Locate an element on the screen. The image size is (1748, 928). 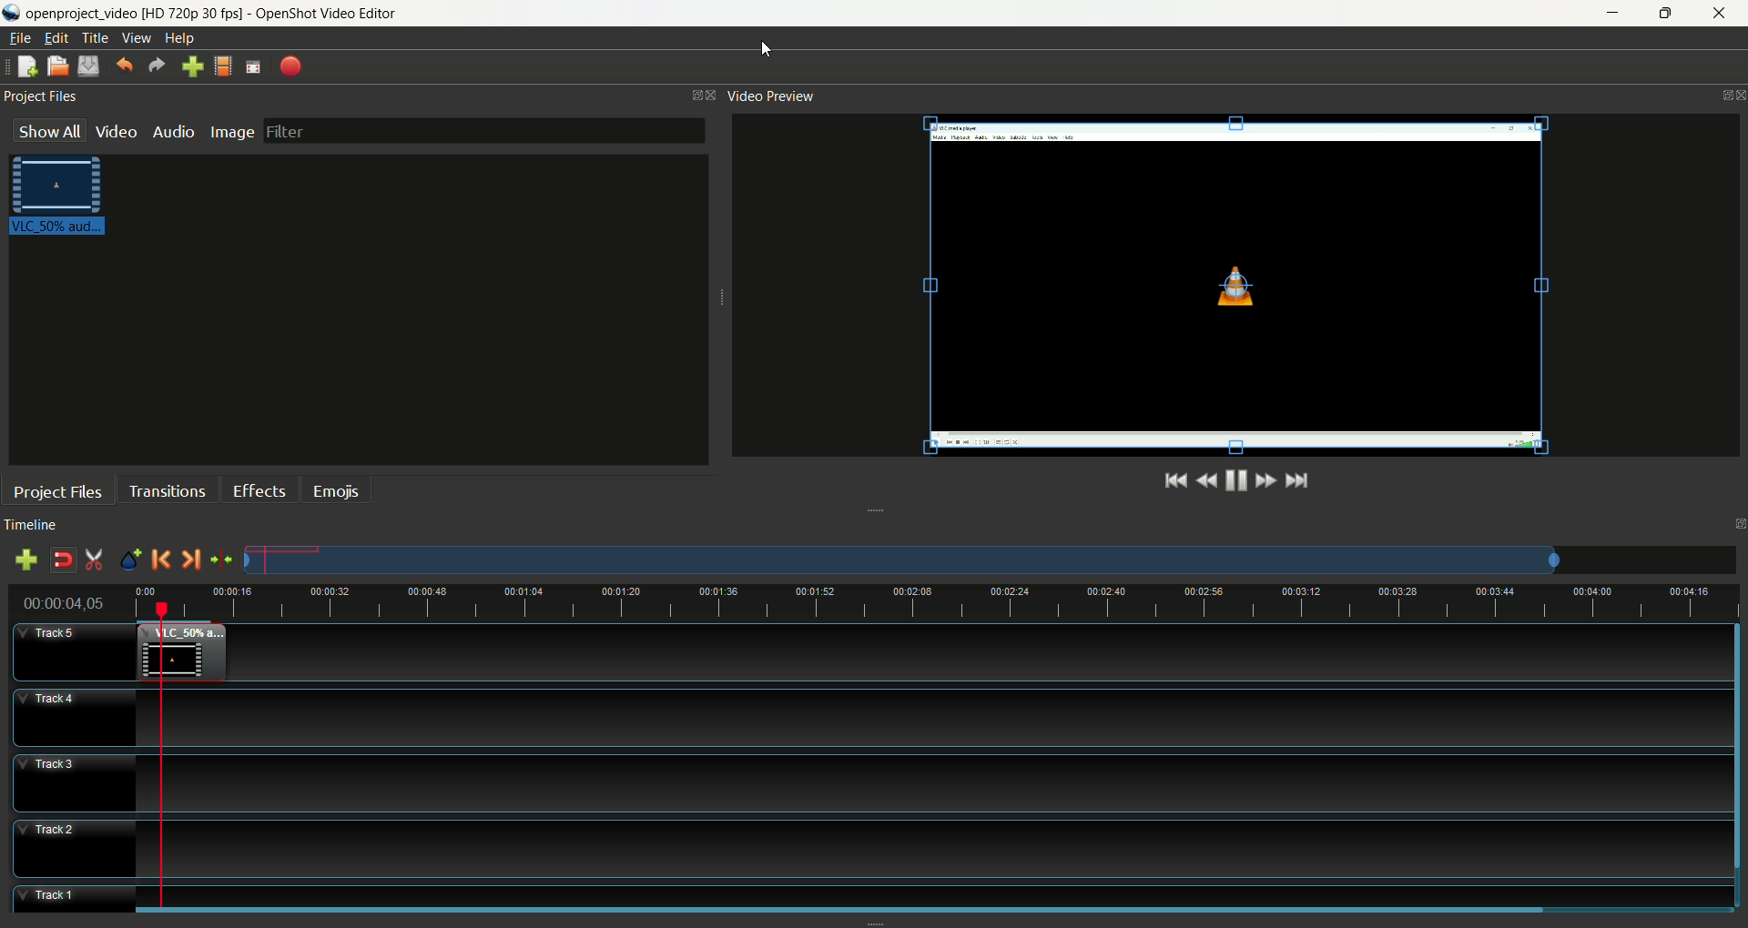
transition is located at coordinates (167, 489).